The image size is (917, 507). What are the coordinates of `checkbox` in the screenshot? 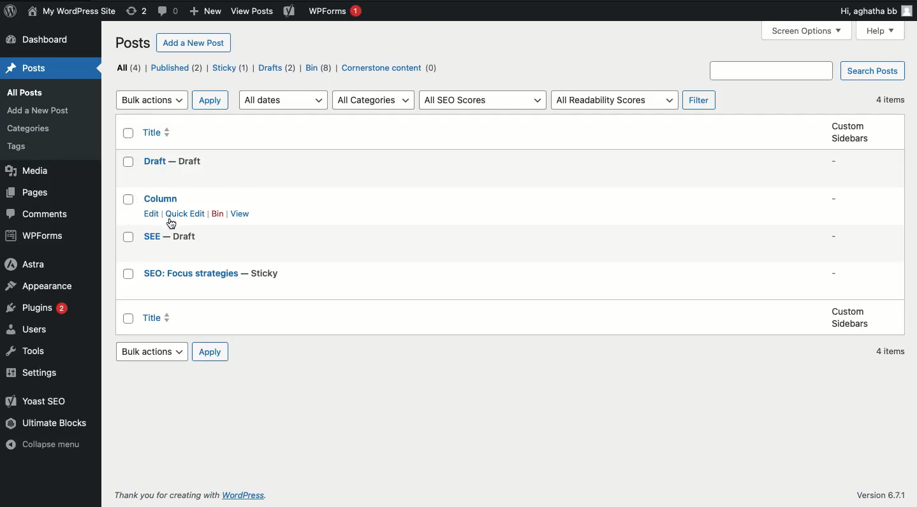 It's located at (128, 318).